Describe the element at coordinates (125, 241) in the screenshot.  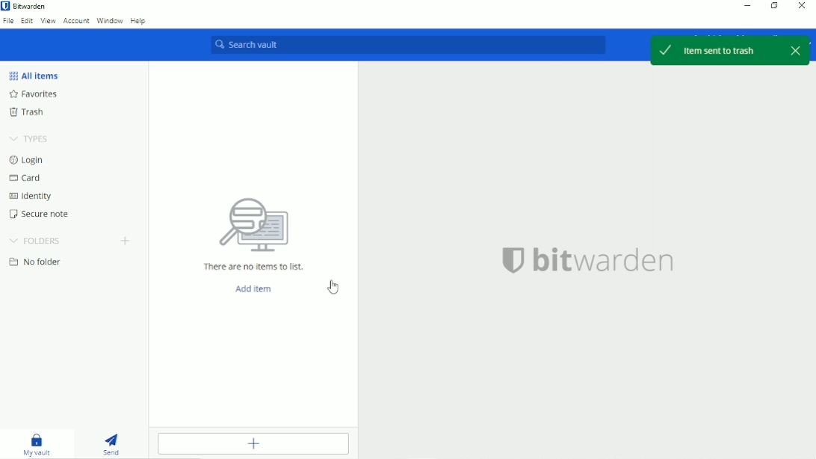
I see `Add folder` at that location.